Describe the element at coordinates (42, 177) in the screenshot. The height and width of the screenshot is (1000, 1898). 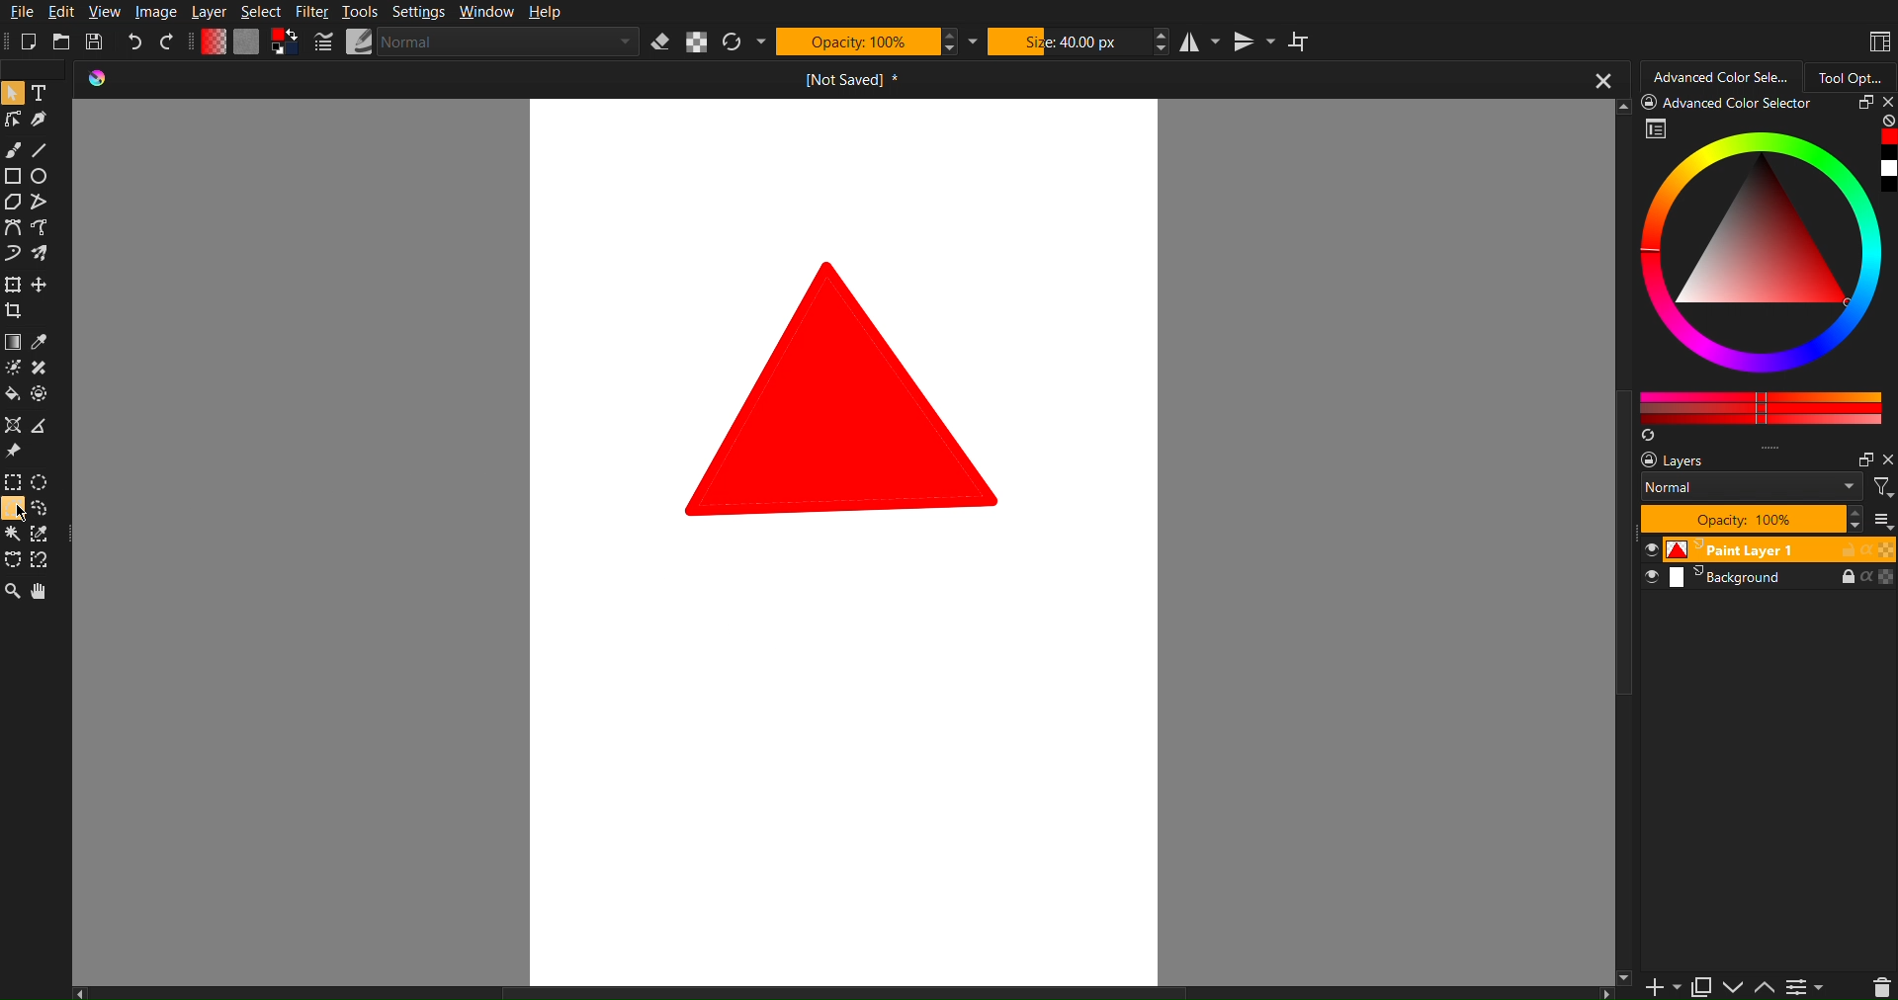
I see `Circle` at that location.